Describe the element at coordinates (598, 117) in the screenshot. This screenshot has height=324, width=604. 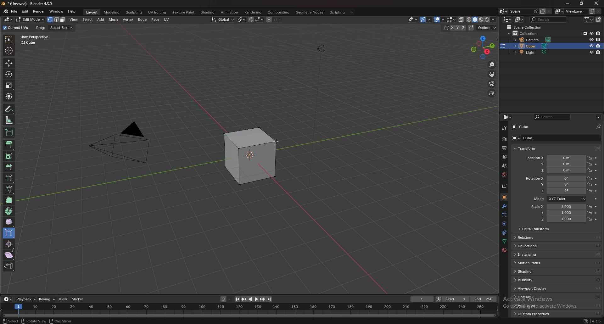
I see `options` at that location.